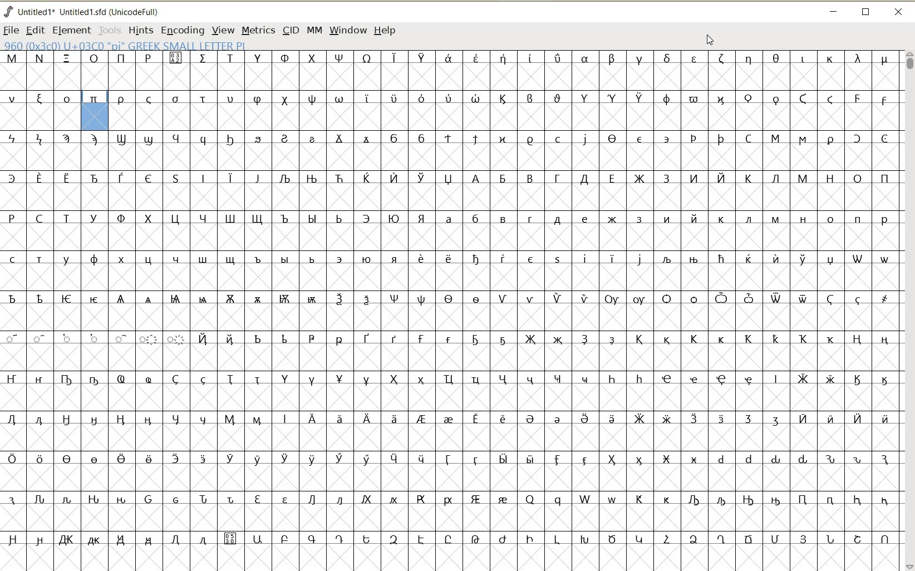 The image size is (915, 571). I want to click on VIEW, so click(223, 29).